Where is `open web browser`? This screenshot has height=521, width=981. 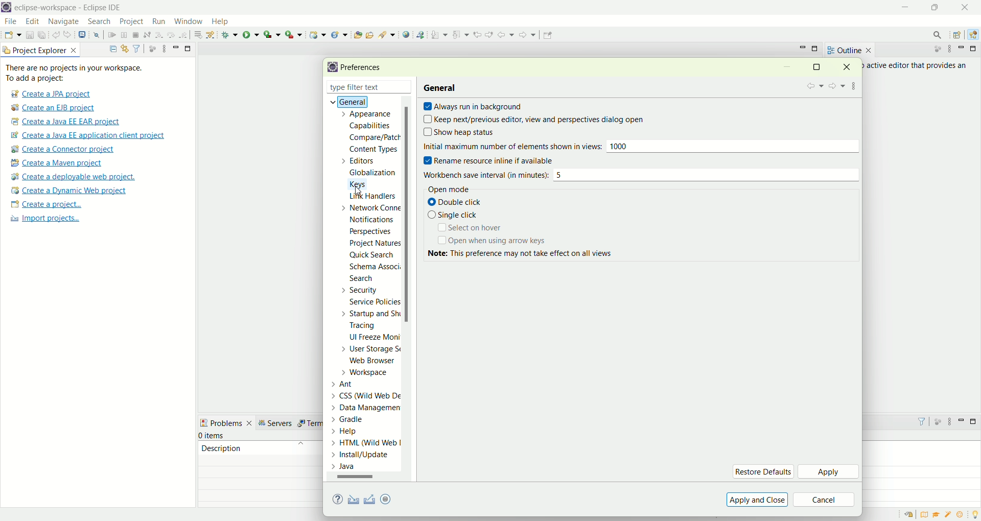 open web browser is located at coordinates (406, 35).